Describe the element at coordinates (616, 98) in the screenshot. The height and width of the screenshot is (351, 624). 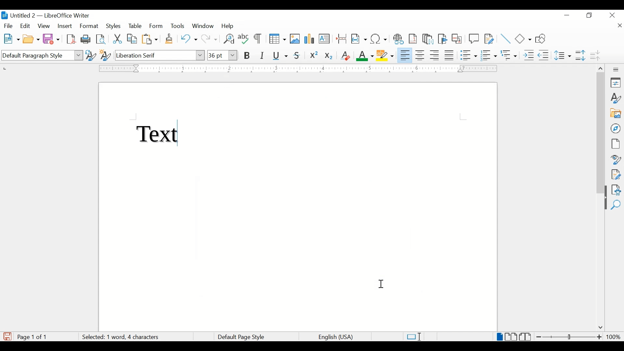
I see `styles` at that location.